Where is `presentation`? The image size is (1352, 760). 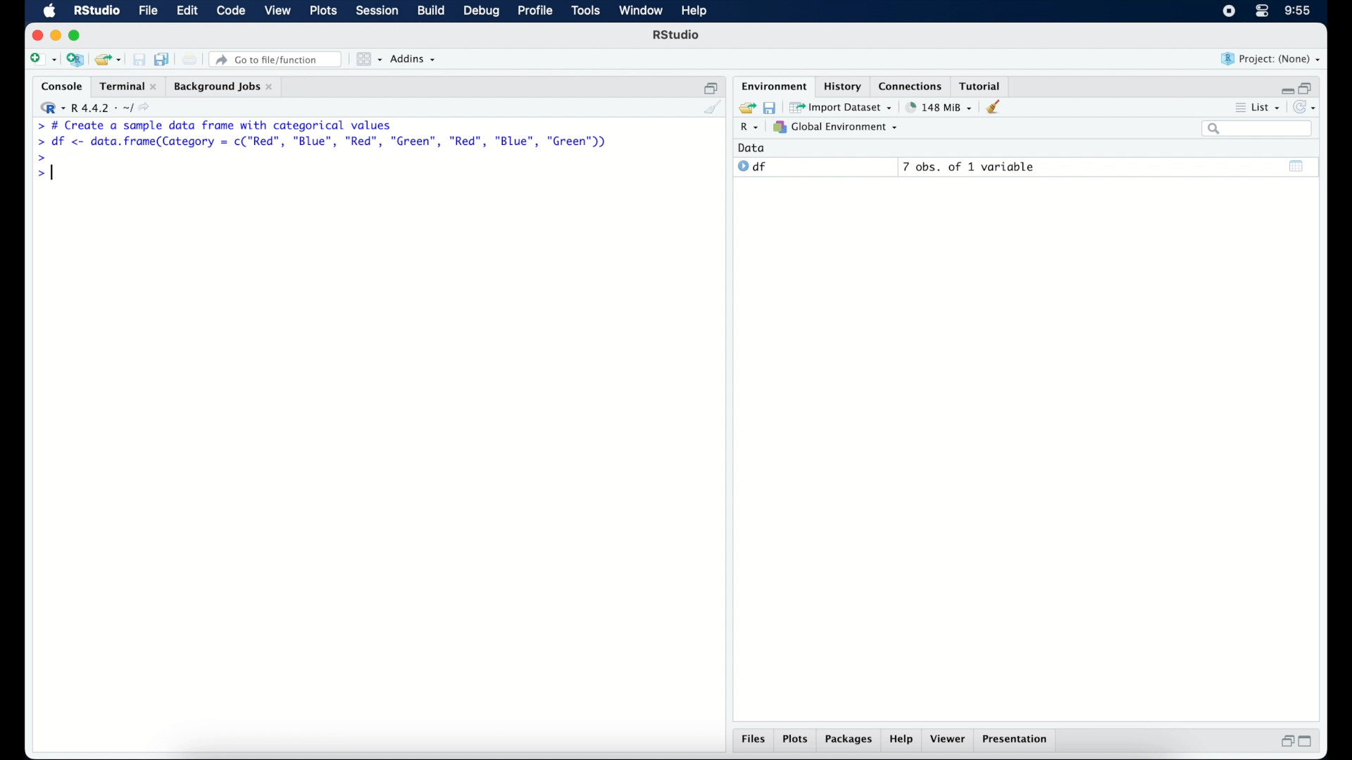 presentation is located at coordinates (1018, 740).